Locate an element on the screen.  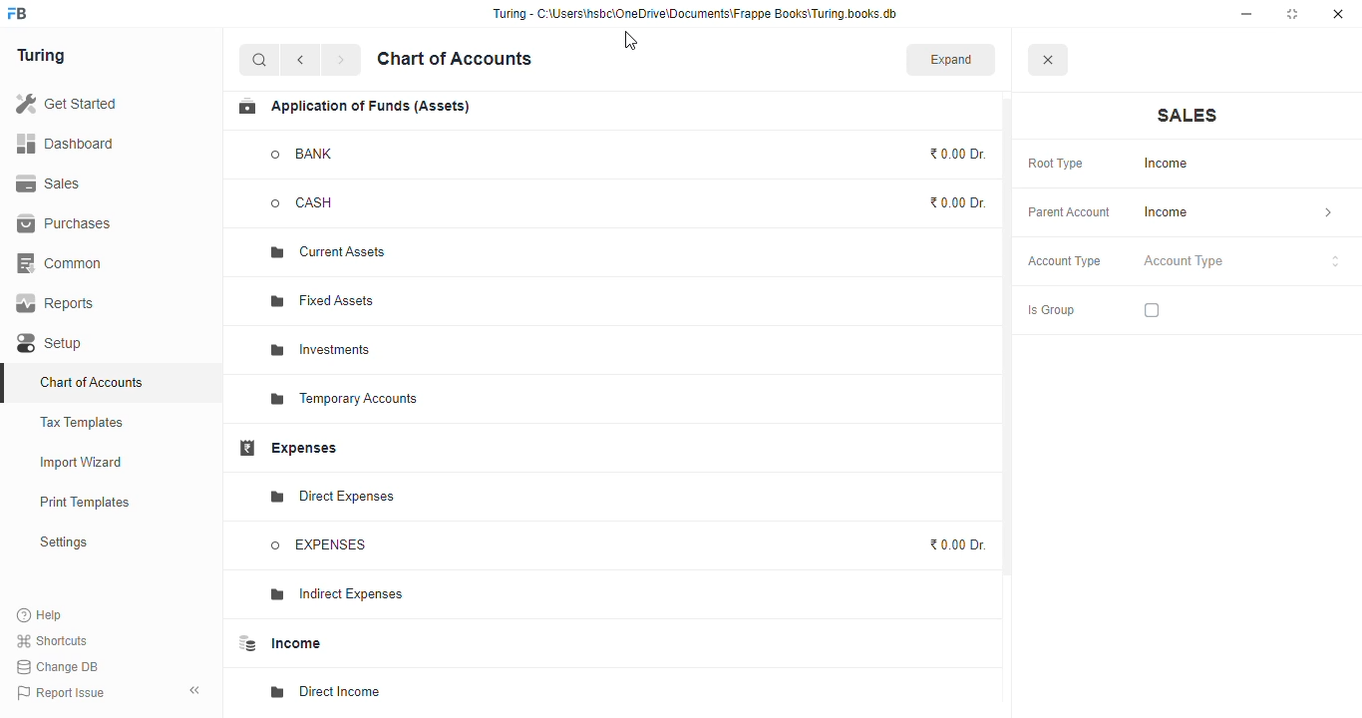
expand is located at coordinates (951, 59).